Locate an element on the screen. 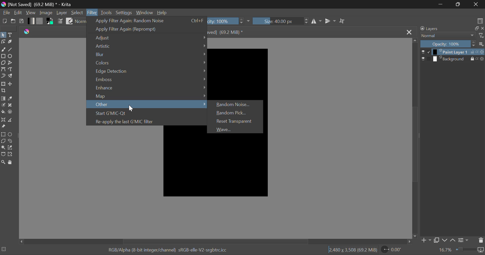  Edit is located at coordinates (18, 13).